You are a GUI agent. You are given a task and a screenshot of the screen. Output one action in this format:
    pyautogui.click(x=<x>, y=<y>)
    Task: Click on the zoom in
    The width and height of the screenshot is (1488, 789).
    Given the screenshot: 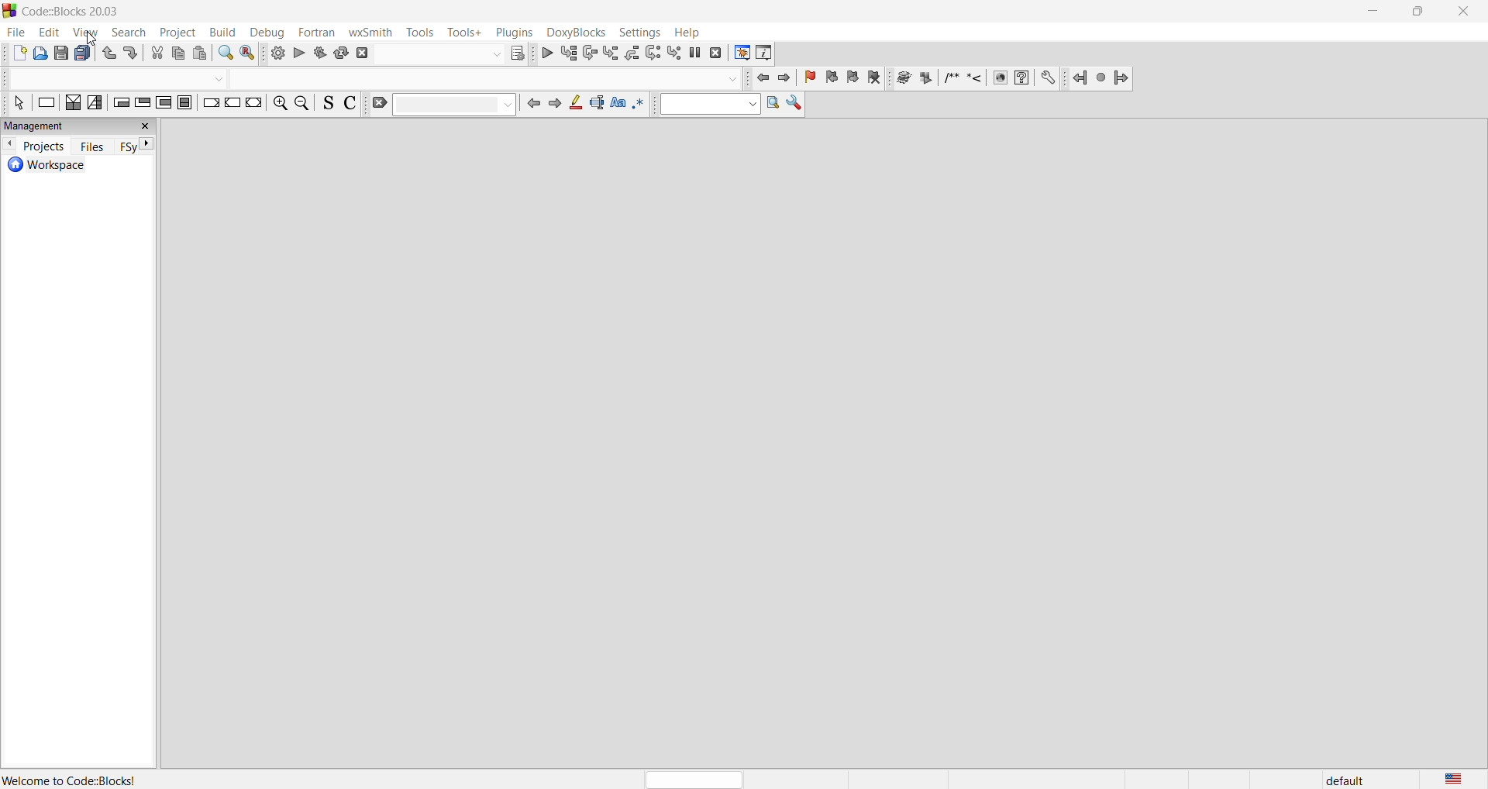 What is the action you would take?
    pyautogui.click(x=282, y=103)
    